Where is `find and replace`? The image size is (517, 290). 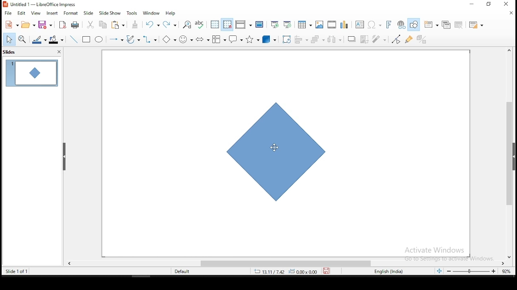
find and replace is located at coordinates (187, 24).